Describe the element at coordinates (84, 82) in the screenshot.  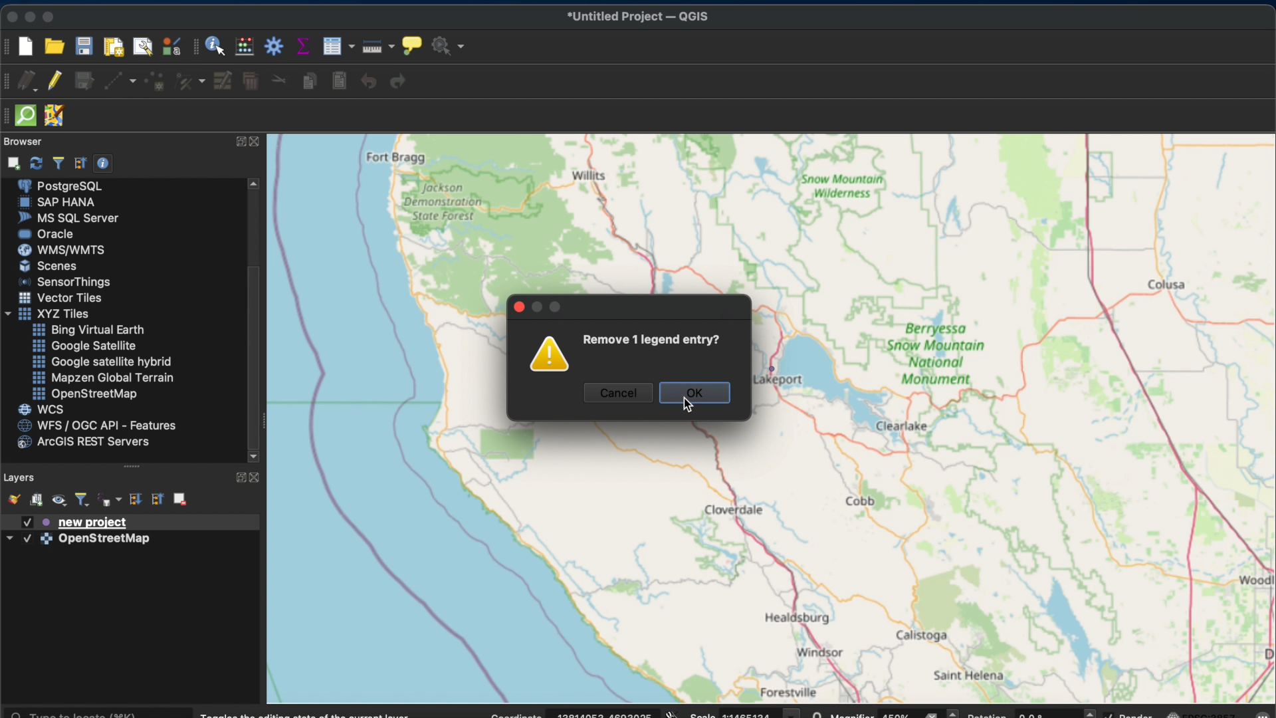
I see `save edits` at that location.